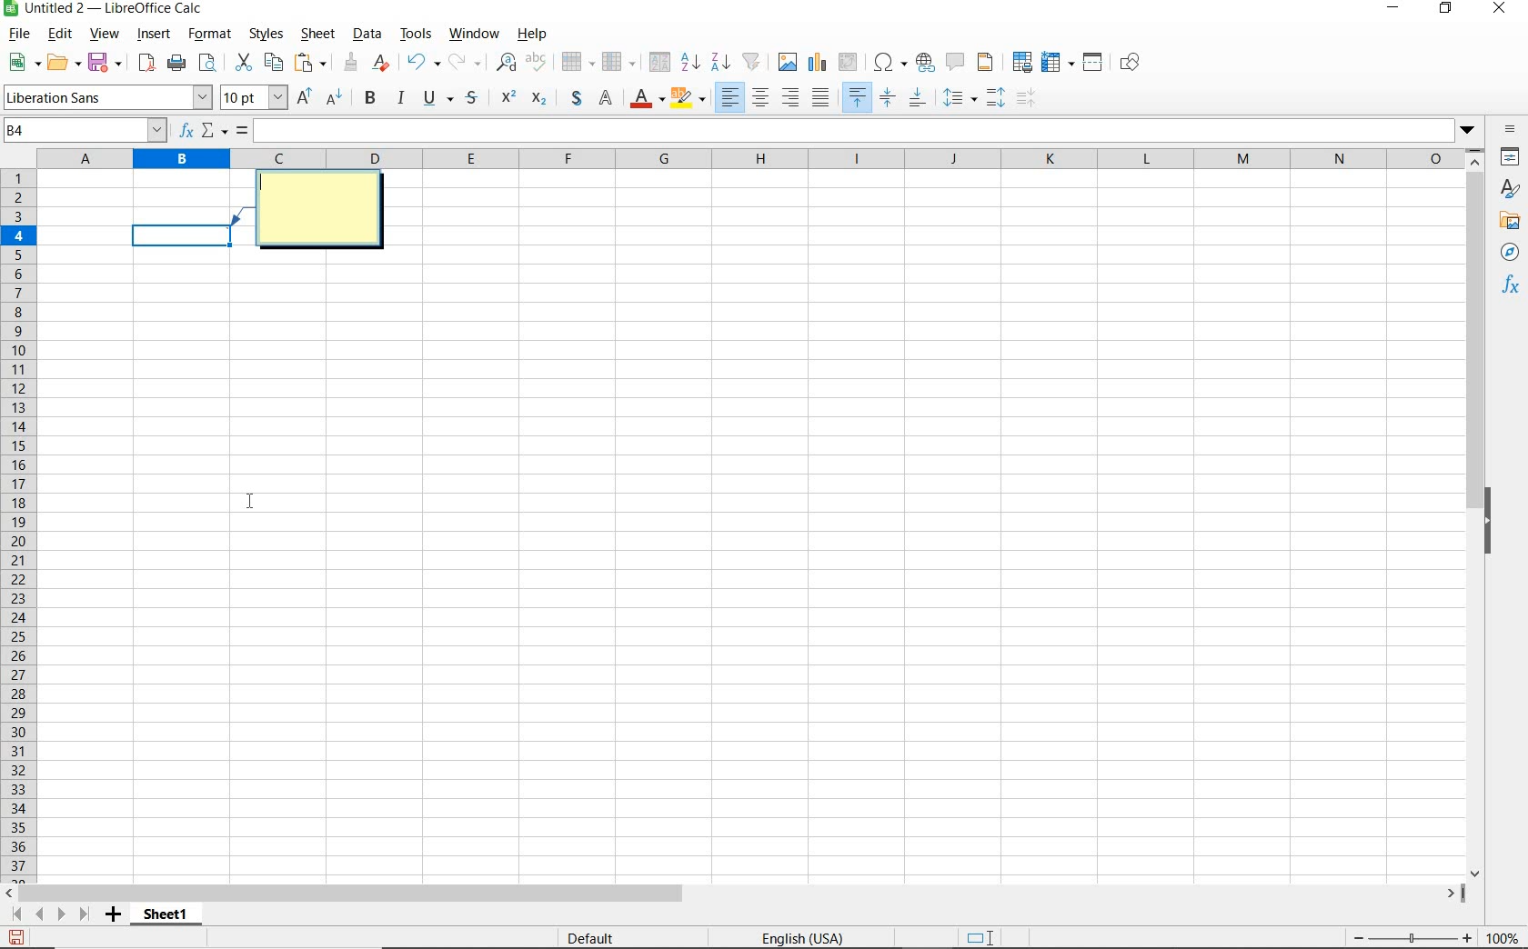 The width and height of the screenshot is (1528, 949). What do you see at coordinates (729, 98) in the screenshot?
I see `Align left` at bounding box center [729, 98].